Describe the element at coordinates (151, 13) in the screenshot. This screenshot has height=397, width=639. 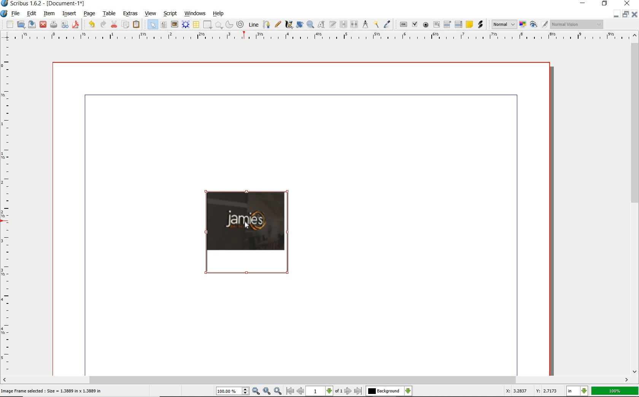
I see `view` at that location.